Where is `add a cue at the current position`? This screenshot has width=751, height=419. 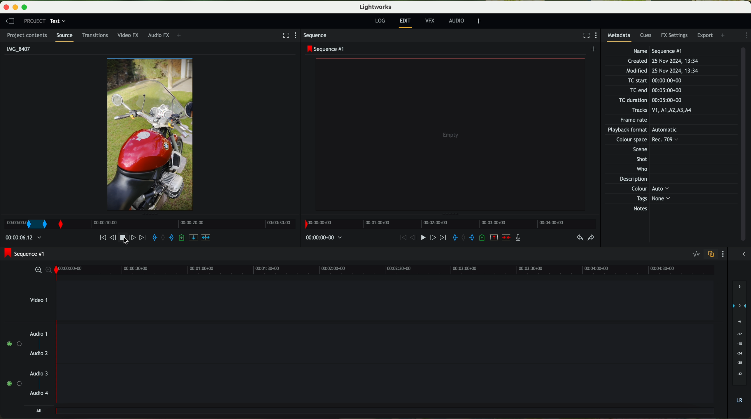 add a cue at the current position is located at coordinates (182, 238).